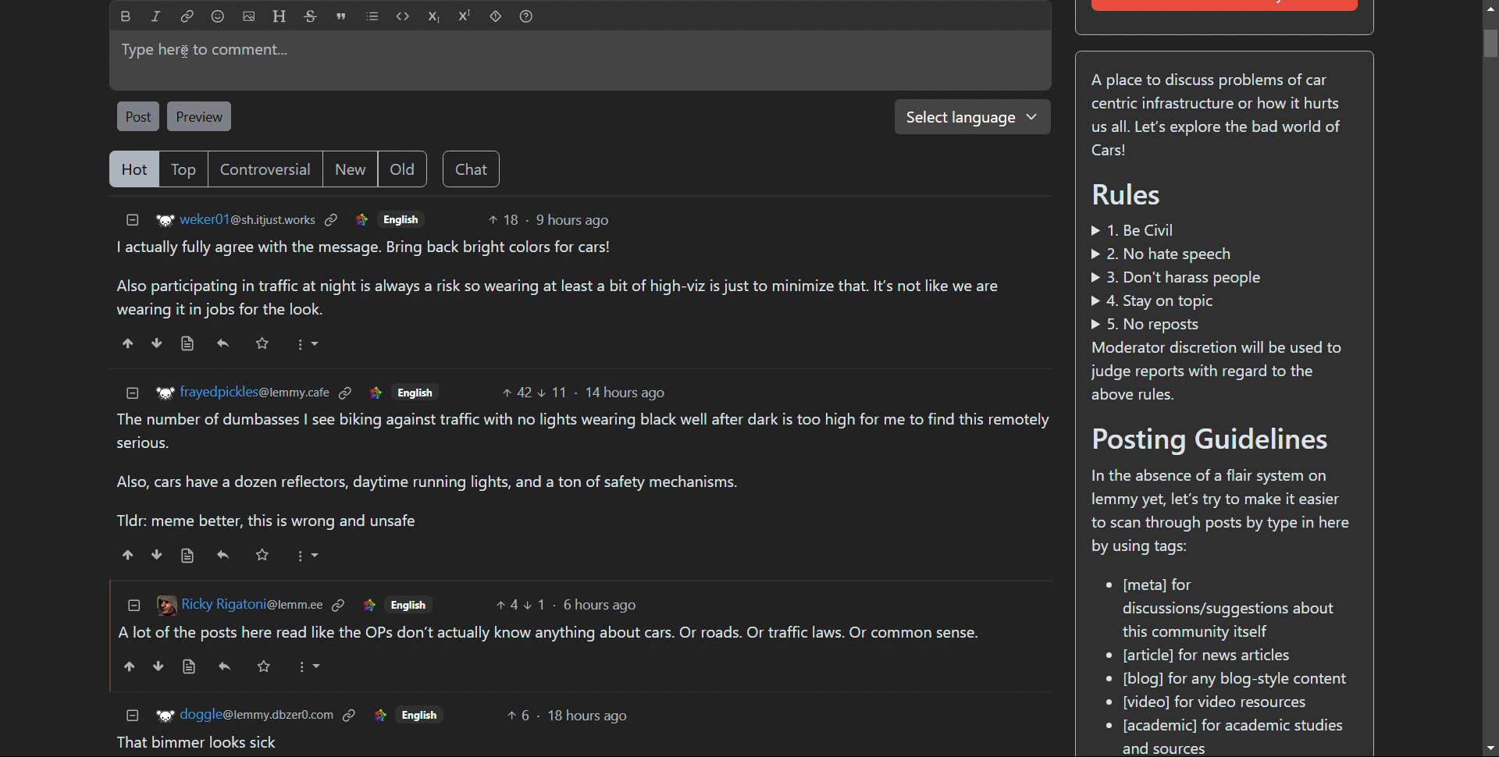  Describe the element at coordinates (401, 169) in the screenshot. I see `old` at that location.